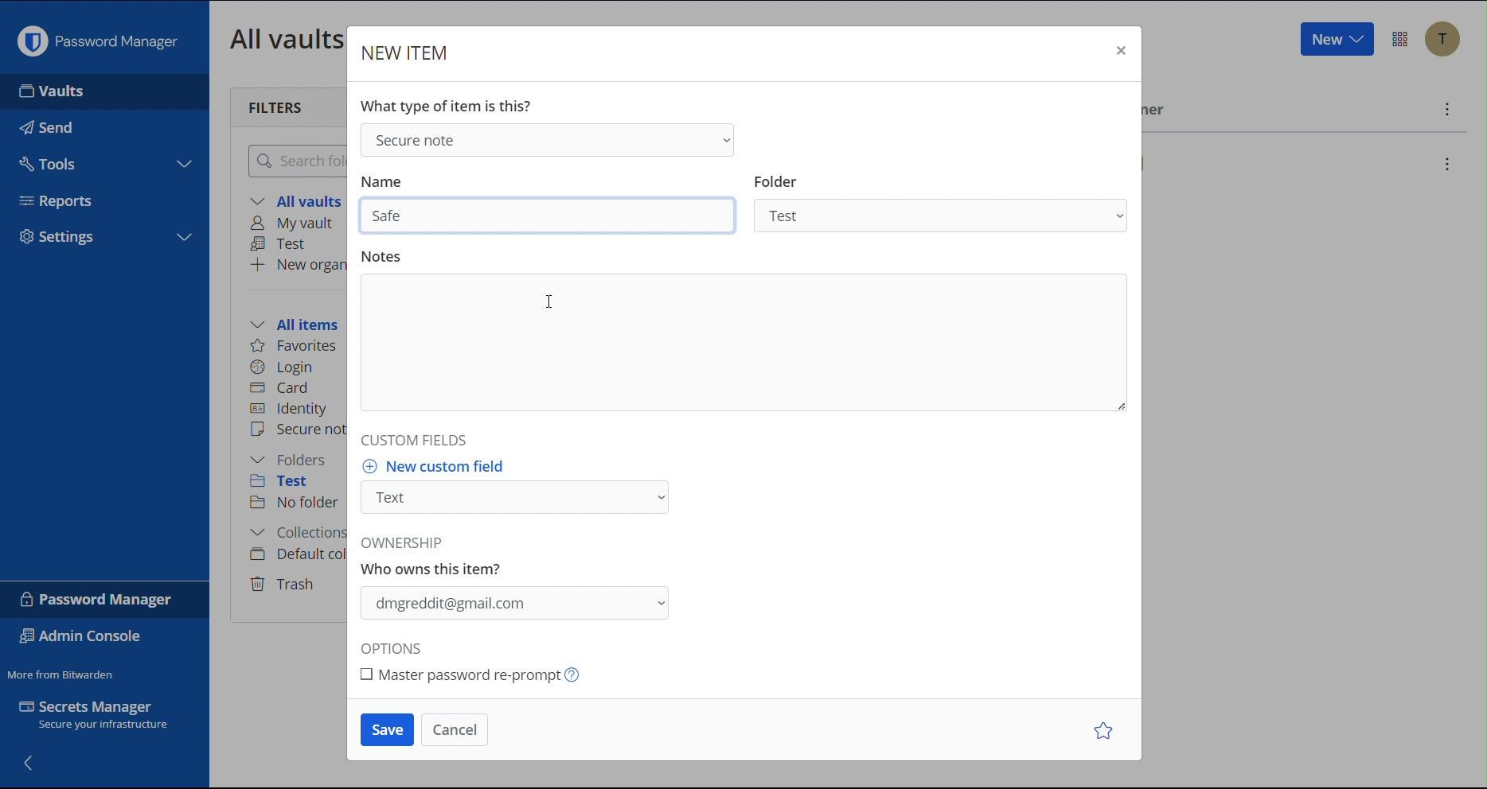  I want to click on Password Manager, so click(98, 599).